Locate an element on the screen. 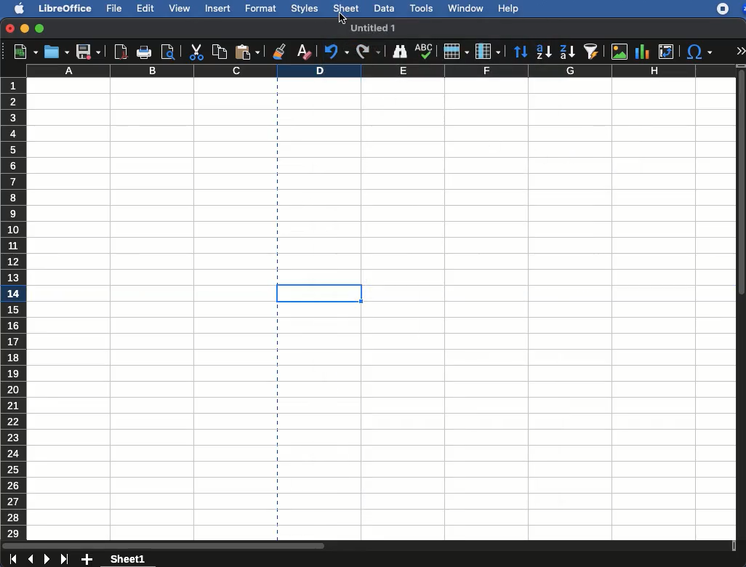  break deleted is located at coordinates (385, 286).